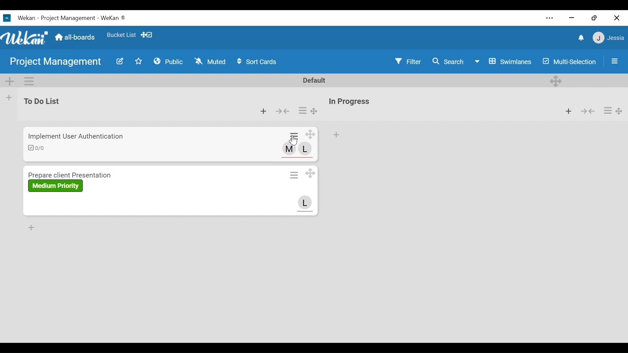 Image resolution: width=628 pixels, height=353 pixels. Describe the element at coordinates (295, 135) in the screenshot. I see `Card actions` at that location.